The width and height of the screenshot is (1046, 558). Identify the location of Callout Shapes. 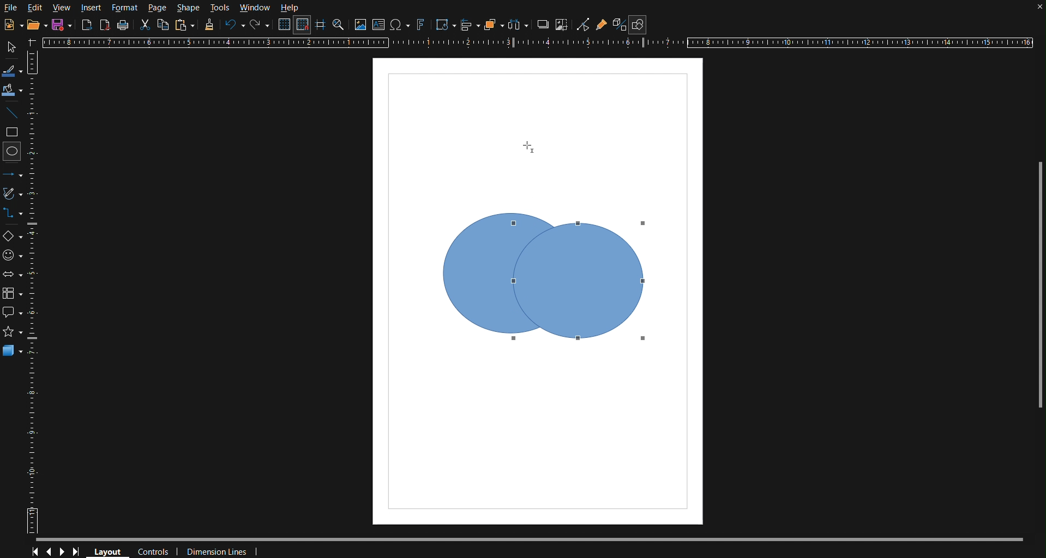
(13, 311).